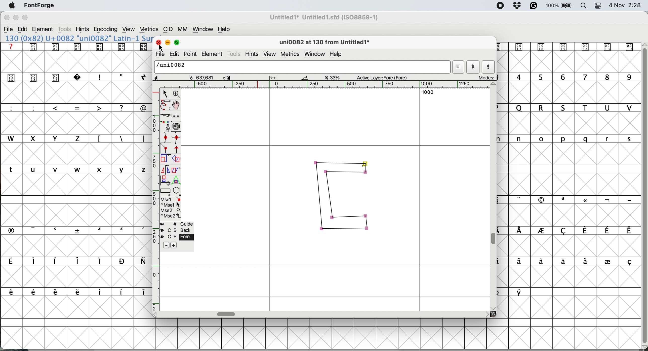  Describe the element at coordinates (173, 245) in the screenshot. I see `add` at that location.